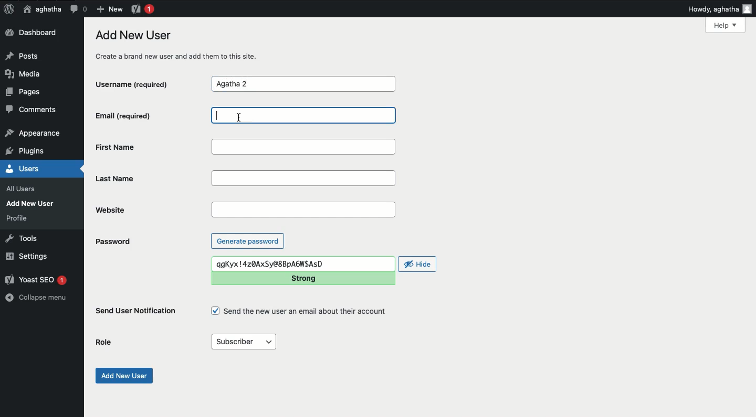 This screenshot has height=417, width=756. What do you see at coordinates (78, 9) in the screenshot?
I see `Comment` at bounding box center [78, 9].